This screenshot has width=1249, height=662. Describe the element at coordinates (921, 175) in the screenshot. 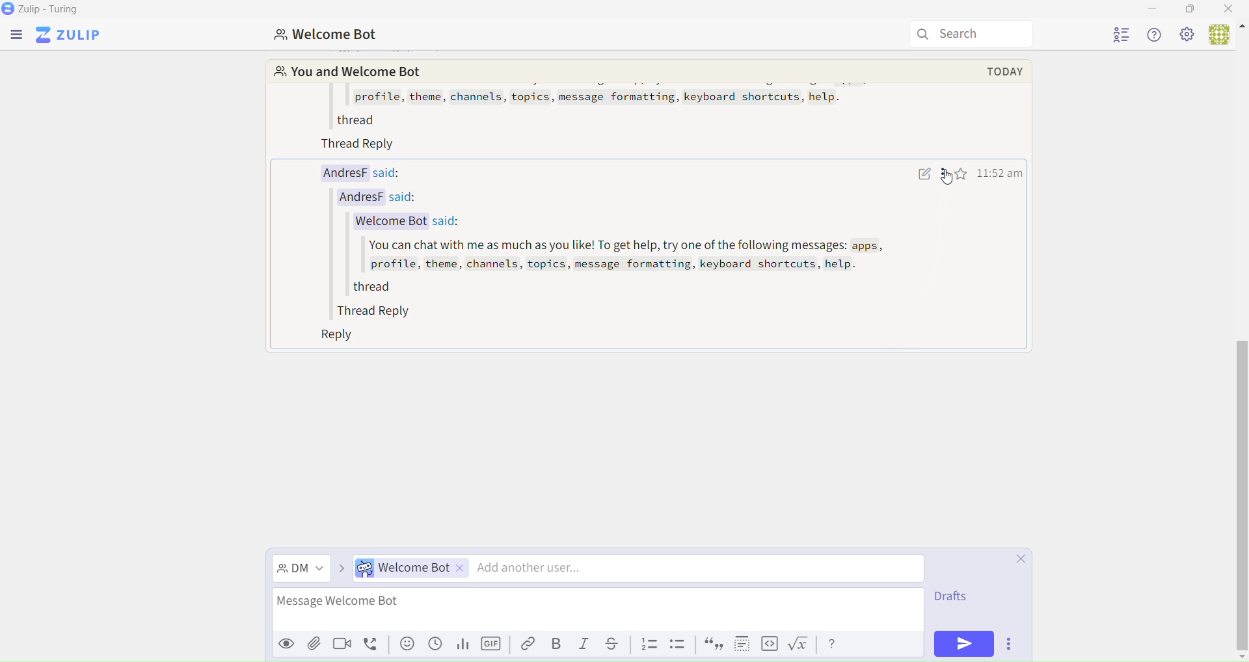

I see `Write` at that location.